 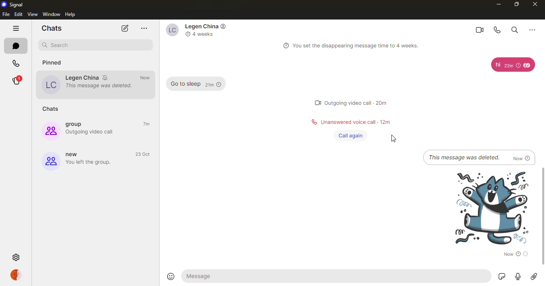 I want to click on close, so click(x=535, y=5).